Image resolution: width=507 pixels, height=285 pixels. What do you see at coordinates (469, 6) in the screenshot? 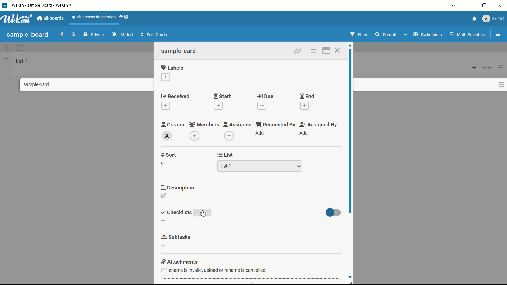
I see `minimize` at bounding box center [469, 6].